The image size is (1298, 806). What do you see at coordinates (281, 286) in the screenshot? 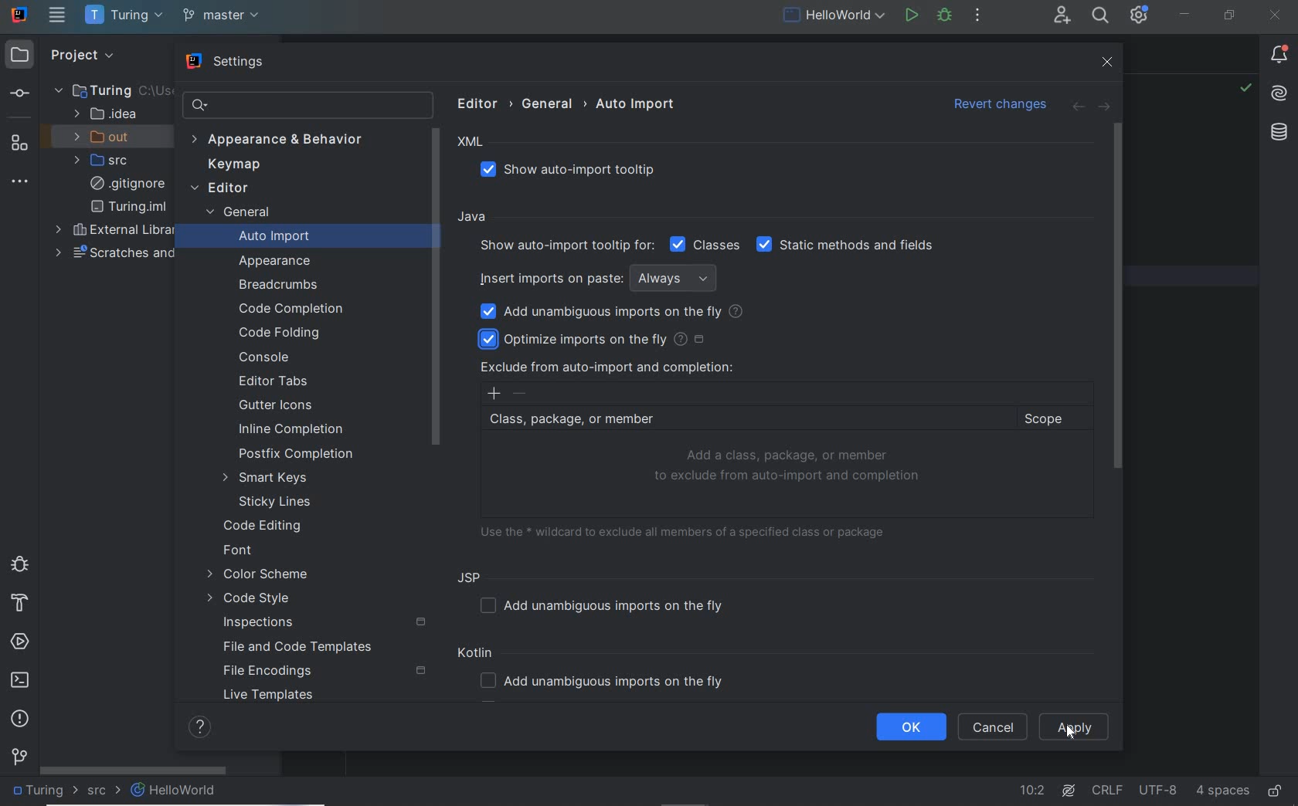
I see `BREADCRUMBS` at bounding box center [281, 286].